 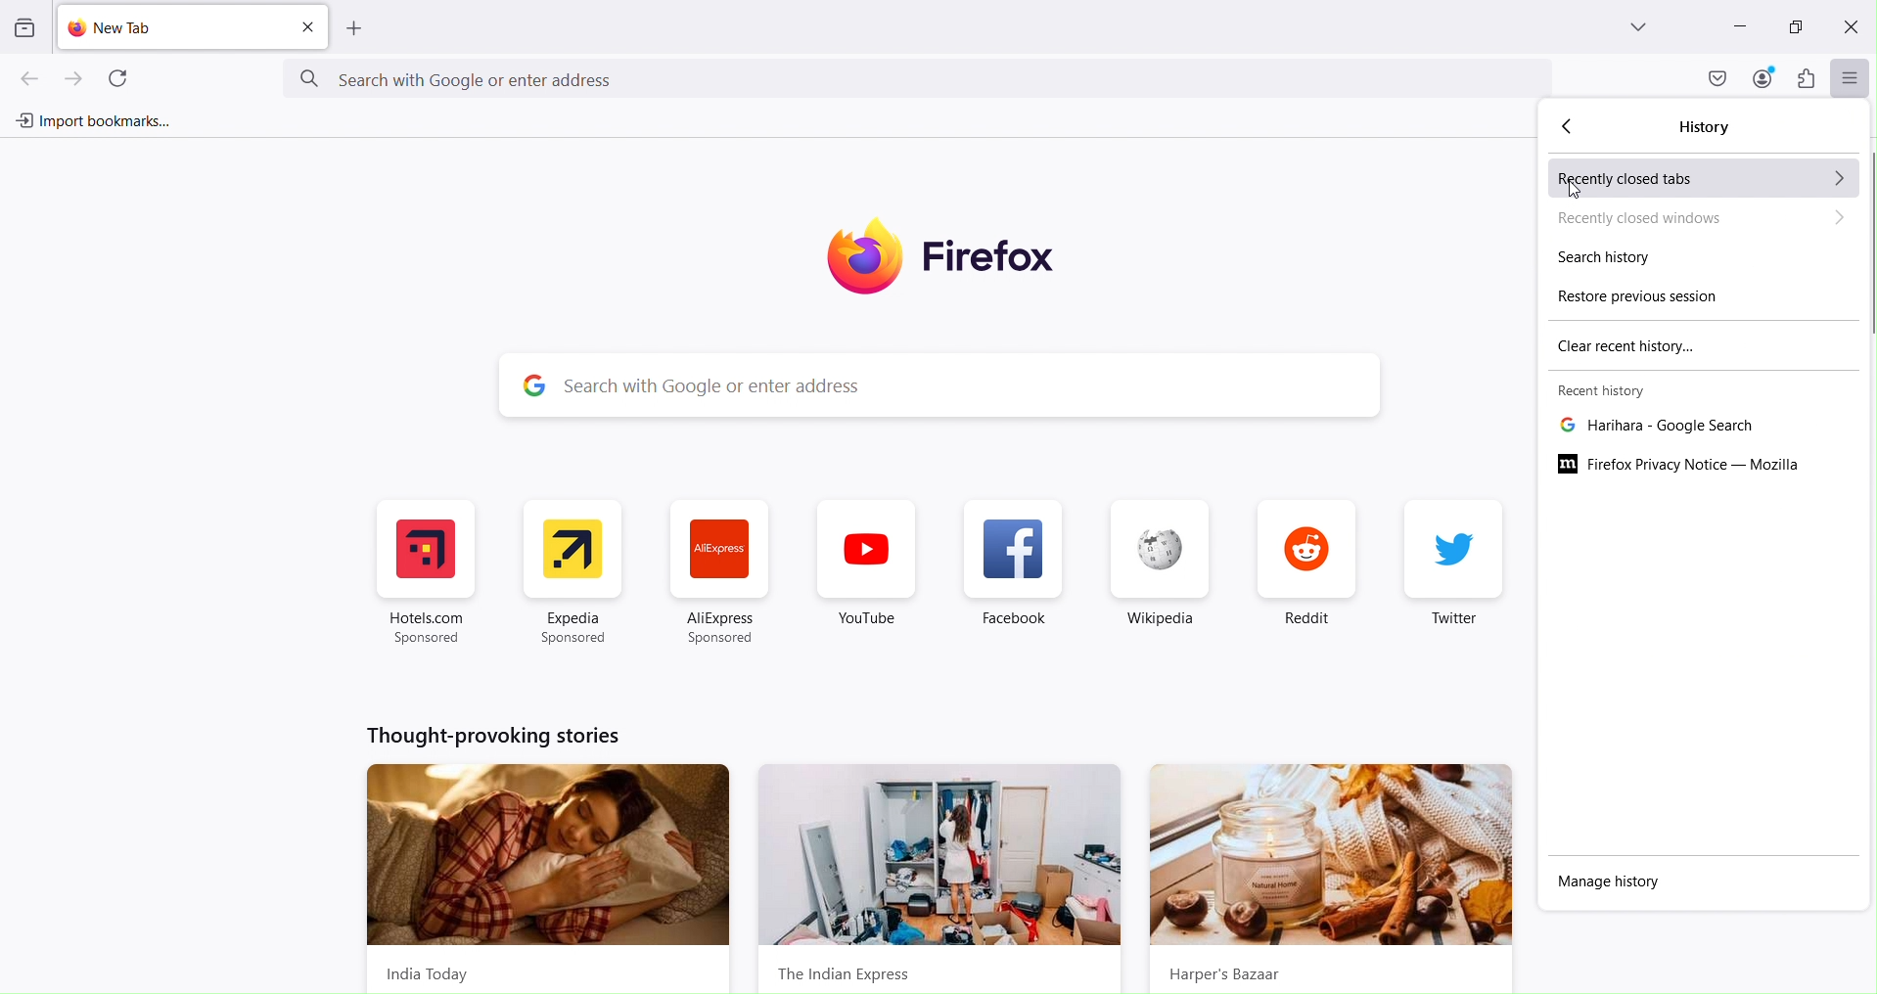 What do you see at coordinates (529, 384) in the screenshot?
I see `google logo` at bounding box center [529, 384].